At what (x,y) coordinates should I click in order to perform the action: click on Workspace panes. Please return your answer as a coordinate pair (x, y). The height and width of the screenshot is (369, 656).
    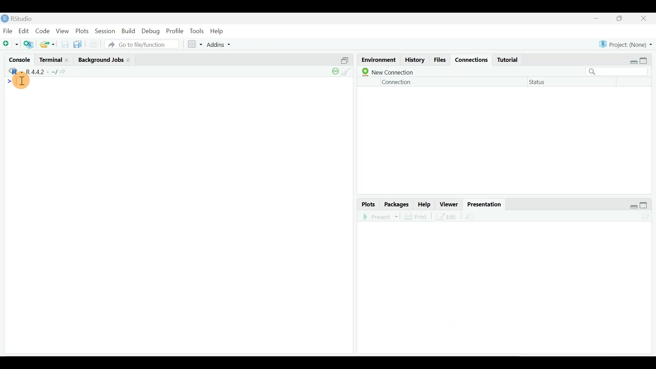
    Looking at the image, I should click on (195, 44).